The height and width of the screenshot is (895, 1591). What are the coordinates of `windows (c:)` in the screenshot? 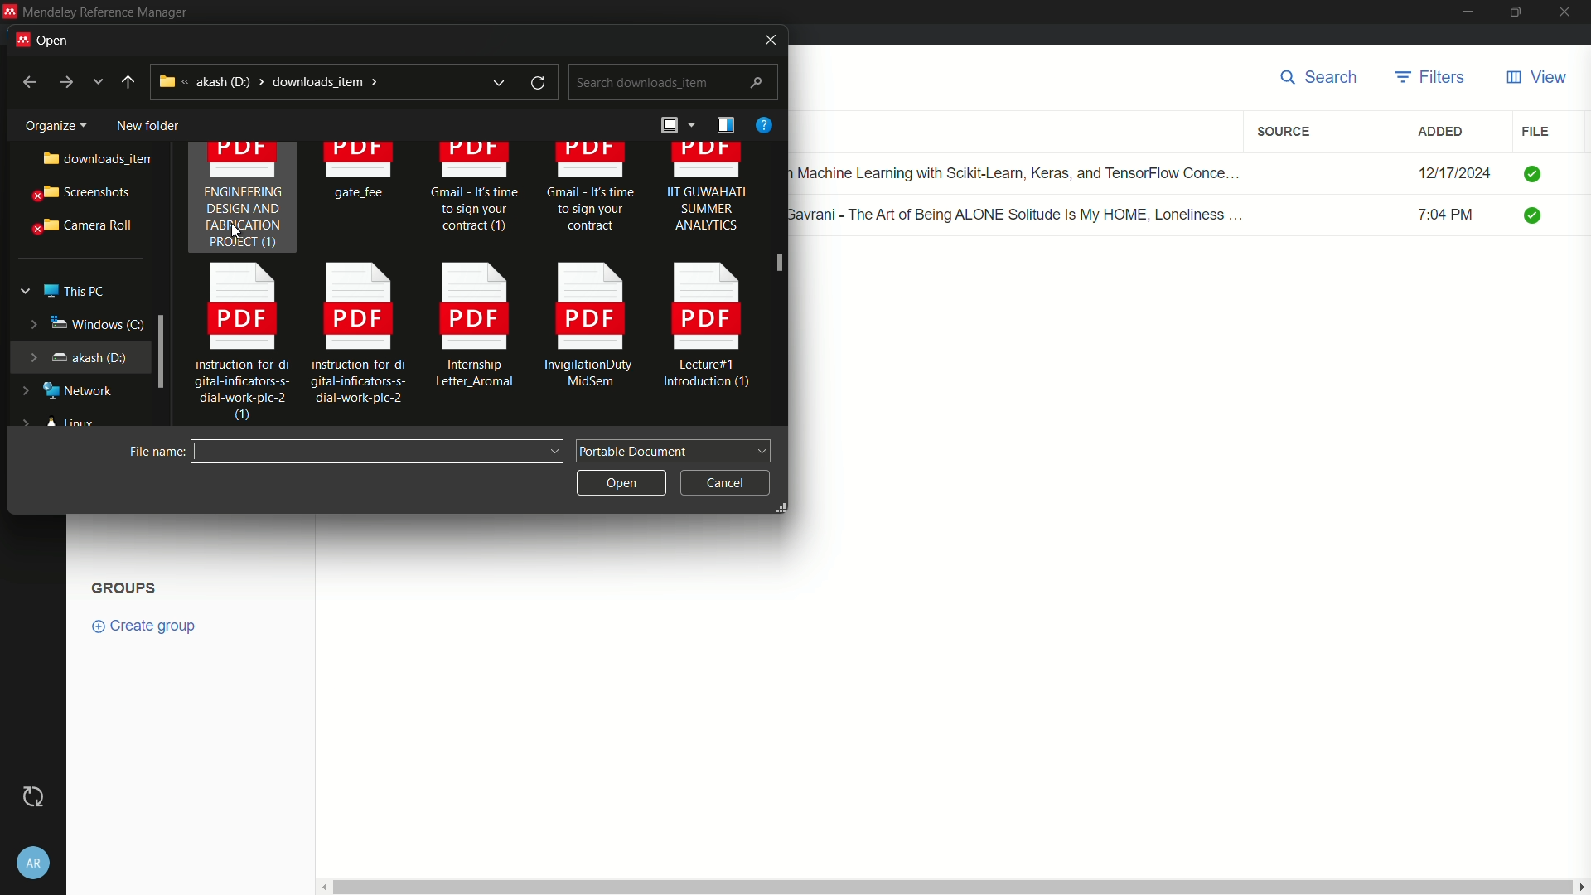 It's located at (75, 323).